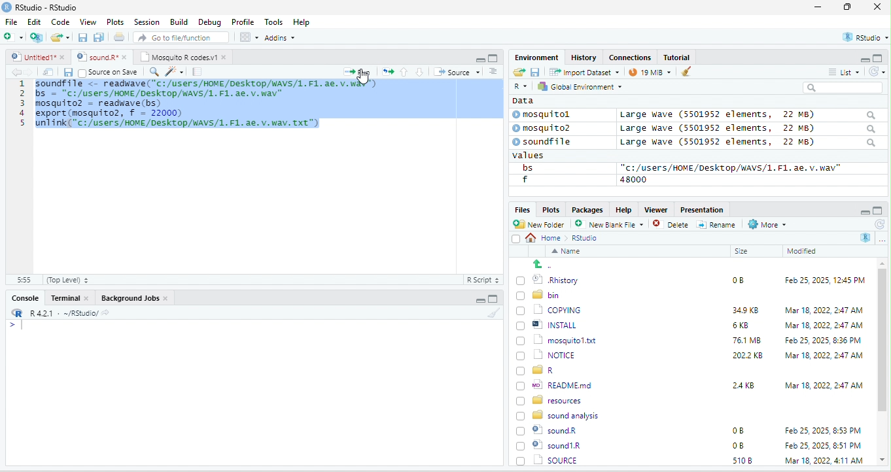 This screenshot has width=891, height=472. What do you see at coordinates (623, 209) in the screenshot?
I see `Help` at bounding box center [623, 209].